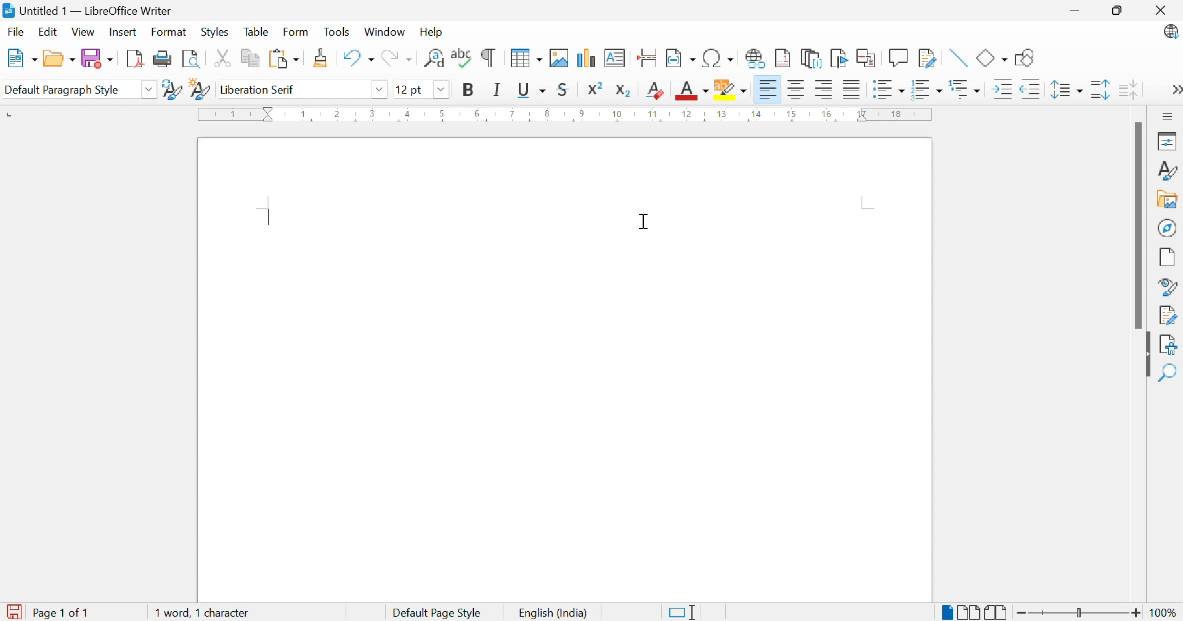 The width and height of the screenshot is (1183, 621). Describe the element at coordinates (1099, 89) in the screenshot. I see `Increase Paragraph Spacing` at that location.